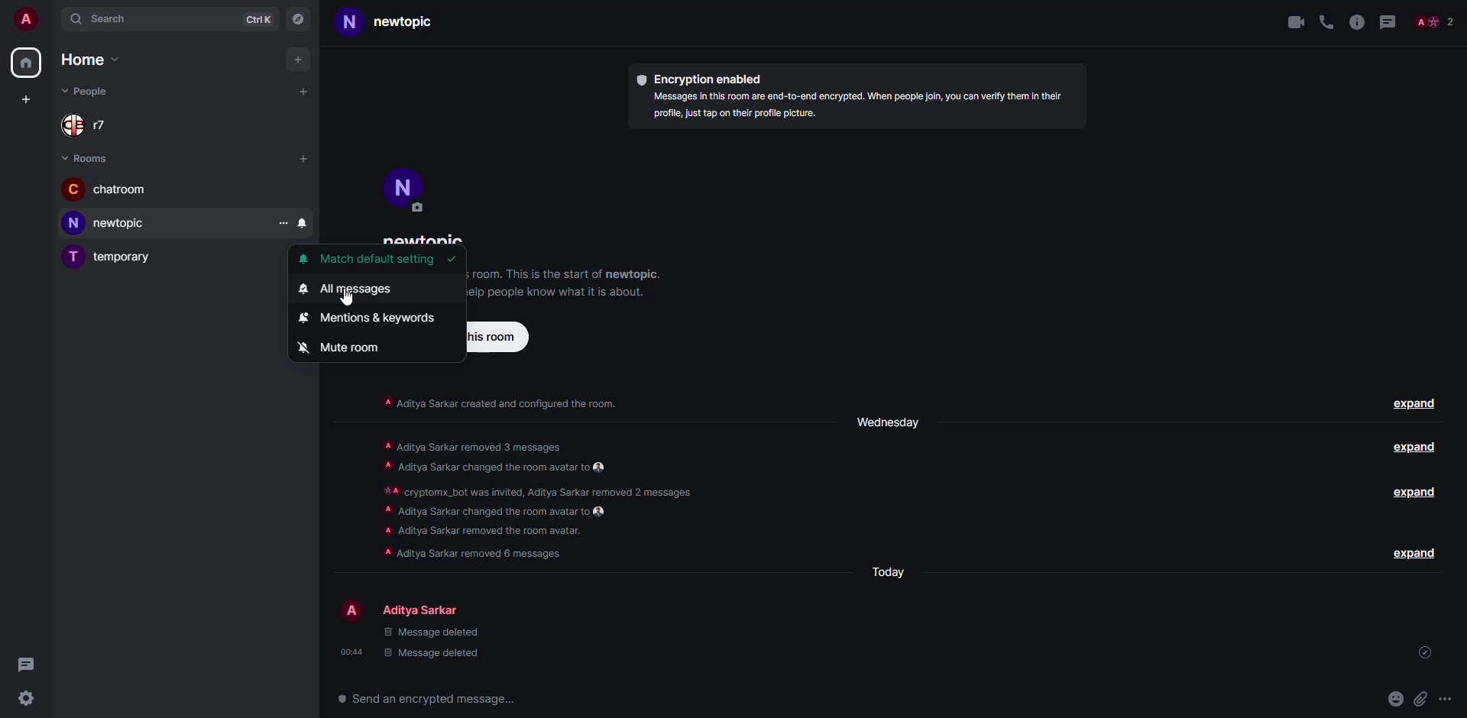 Image resolution: width=1467 pixels, height=718 pixels. What do you see at coordinates (300, 21) in the screenshot?
I see `navigator` at bounding box center [300, 21].